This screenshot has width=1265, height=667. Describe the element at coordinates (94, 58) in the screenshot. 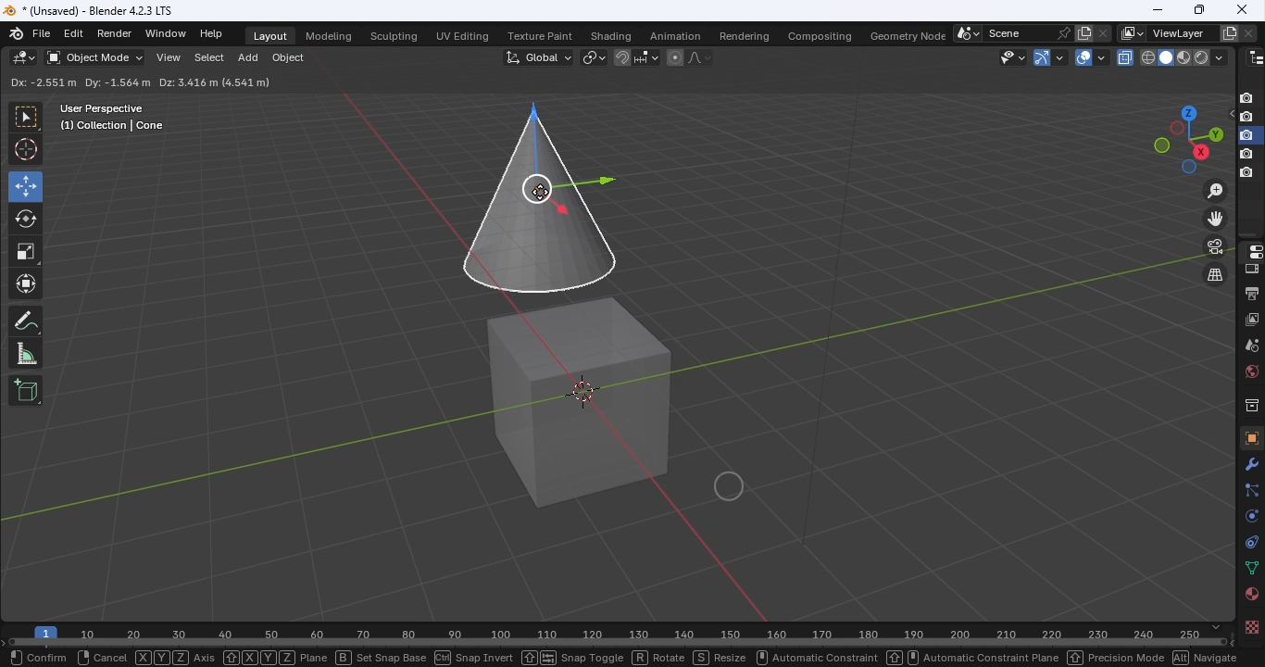

I see `Sets the objects interaction mode` at that location.